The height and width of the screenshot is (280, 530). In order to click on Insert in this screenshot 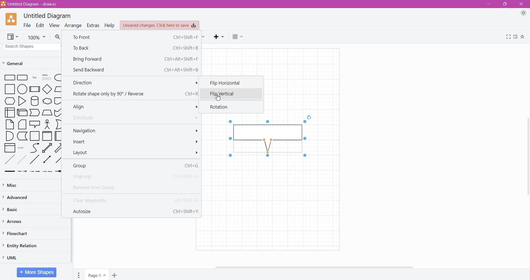, I will do `click(81, 142)`.